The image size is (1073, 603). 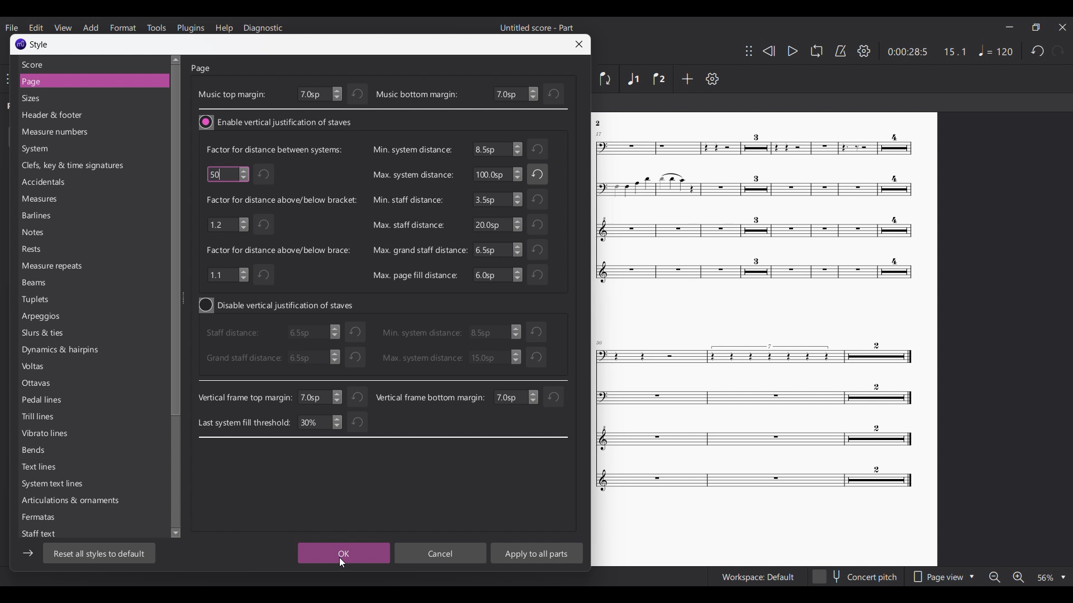 I want to click on Settings, so click(x=712, y=79).